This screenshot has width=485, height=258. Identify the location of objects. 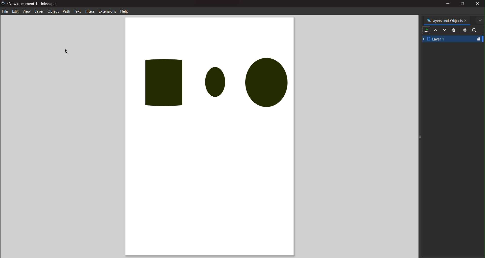
(209, 80).